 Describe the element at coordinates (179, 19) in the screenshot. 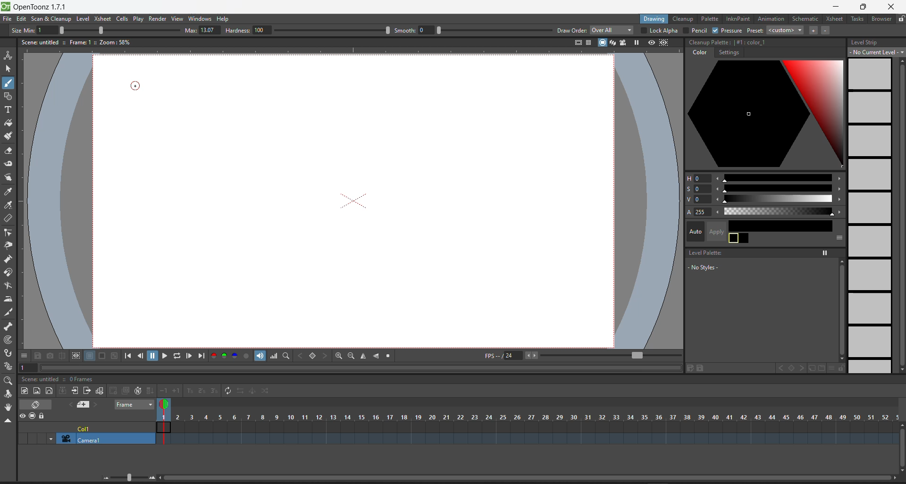

I see `view` at that location.